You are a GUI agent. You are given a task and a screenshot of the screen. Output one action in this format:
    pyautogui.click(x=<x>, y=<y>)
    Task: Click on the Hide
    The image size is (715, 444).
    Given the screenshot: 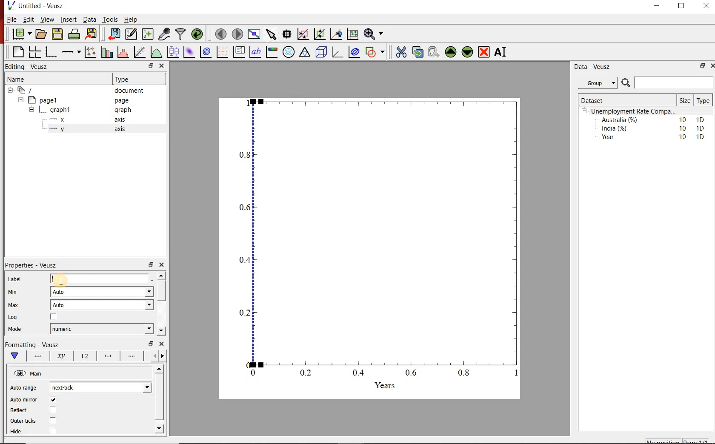 What is the action you would take?
    pyautogui.click(x=17, y=431)
    